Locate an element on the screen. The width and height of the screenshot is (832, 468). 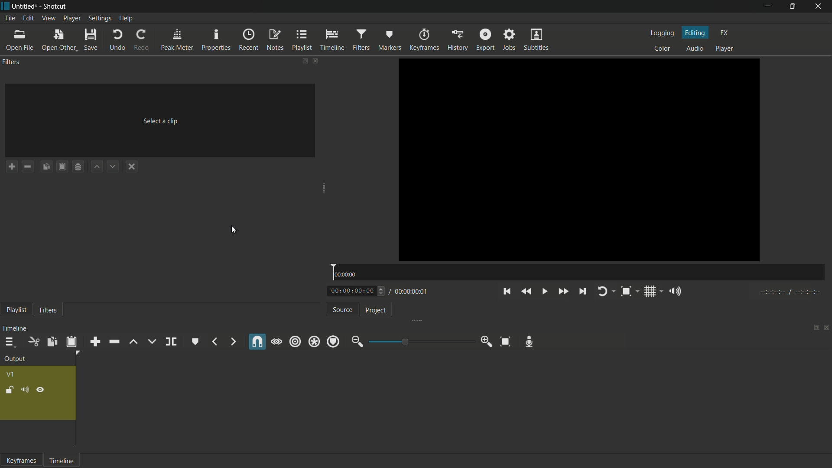
deselect the filter is located at coordinates (131, 166).